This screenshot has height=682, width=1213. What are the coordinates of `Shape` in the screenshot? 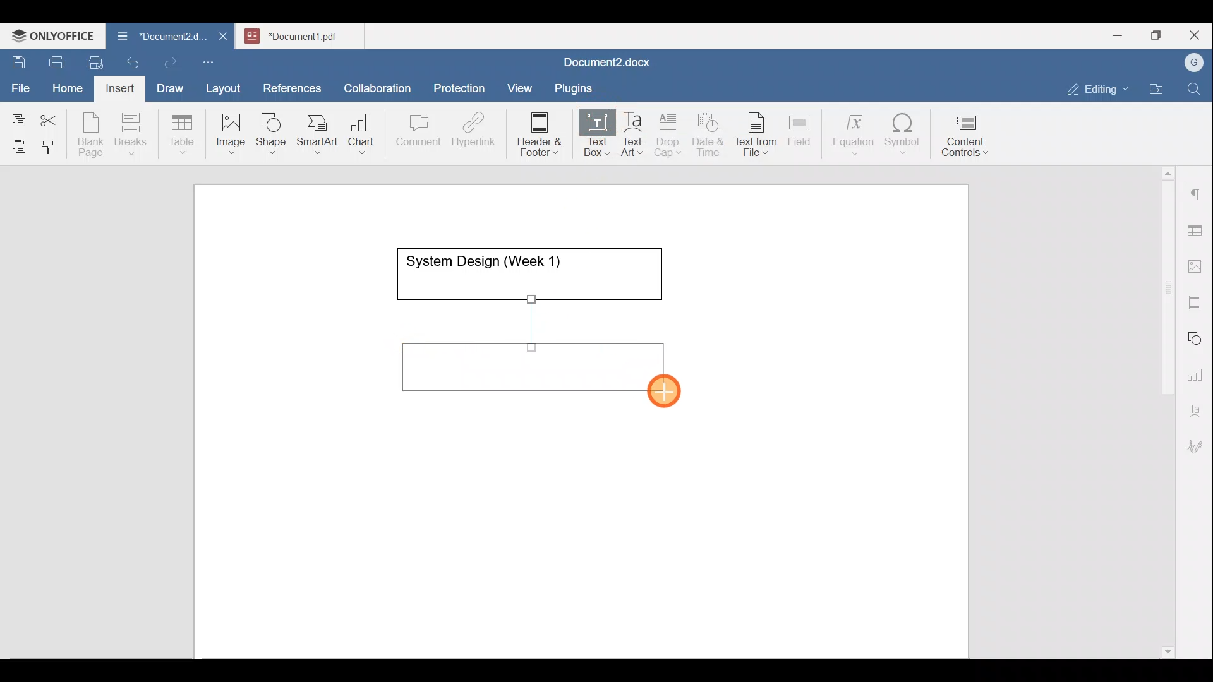 It's located at (272, 128).